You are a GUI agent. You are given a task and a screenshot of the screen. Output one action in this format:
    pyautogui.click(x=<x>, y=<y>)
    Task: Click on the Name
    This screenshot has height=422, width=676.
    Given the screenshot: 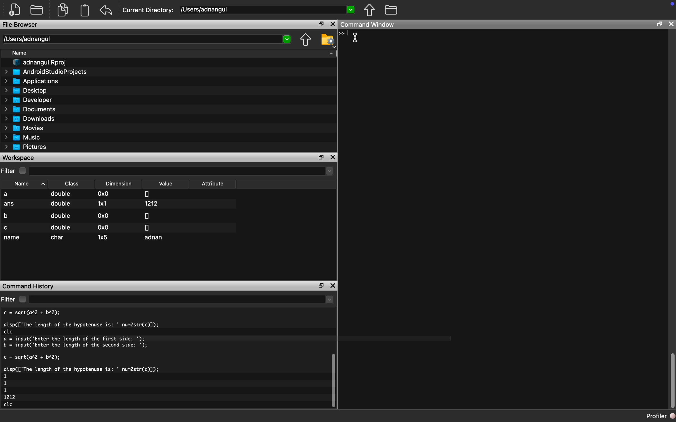 What is the action you would take?
    pyautogui.click(x=26, y=183)
    